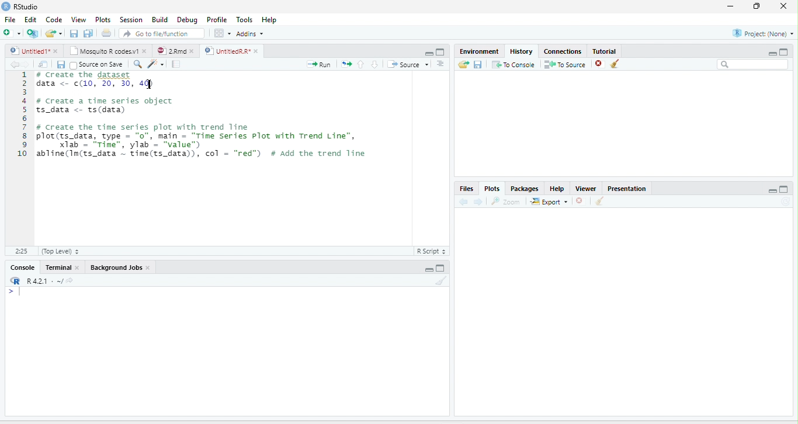 The height and width of the screenshot is (424, 798). What do you see at coordinates (524, 188) in the screenshot?
I see `Packages` at bounding box center [524, 188].